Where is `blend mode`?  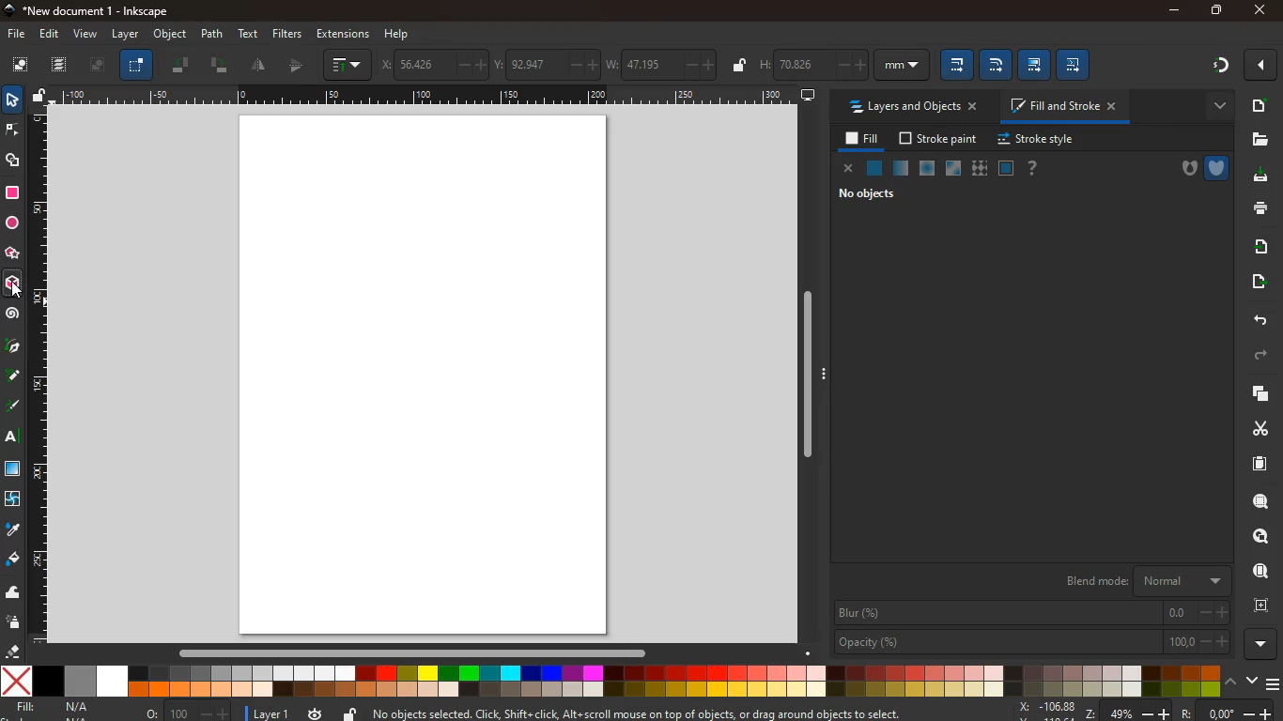
blend mode is located at coordinates (1140, 581).